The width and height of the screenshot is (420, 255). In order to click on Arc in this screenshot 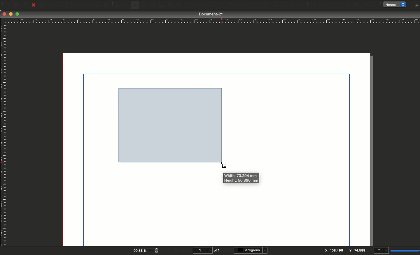, I will do `click(178, 6)`.